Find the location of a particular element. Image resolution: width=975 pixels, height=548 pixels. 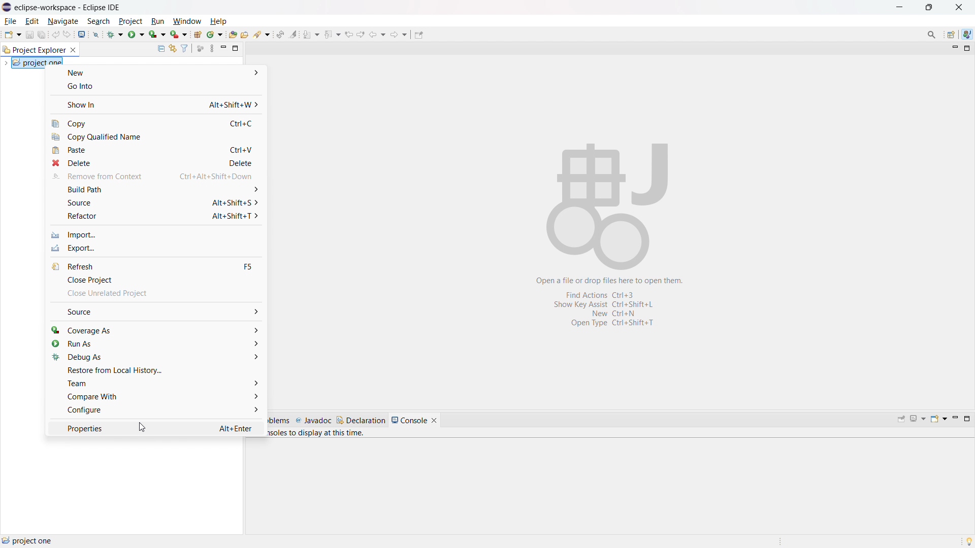

source is located at coordinates (155, 202).